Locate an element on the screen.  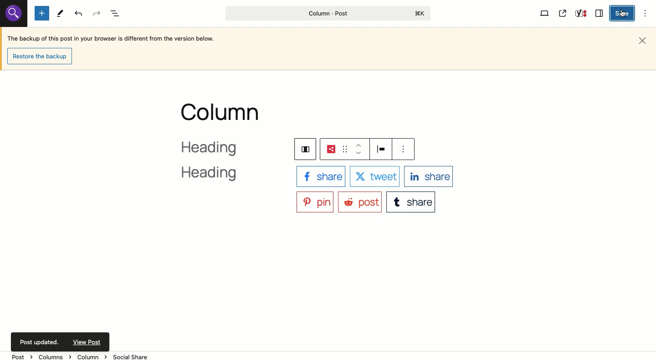
Linkedin is located at coordinates (429, 176).